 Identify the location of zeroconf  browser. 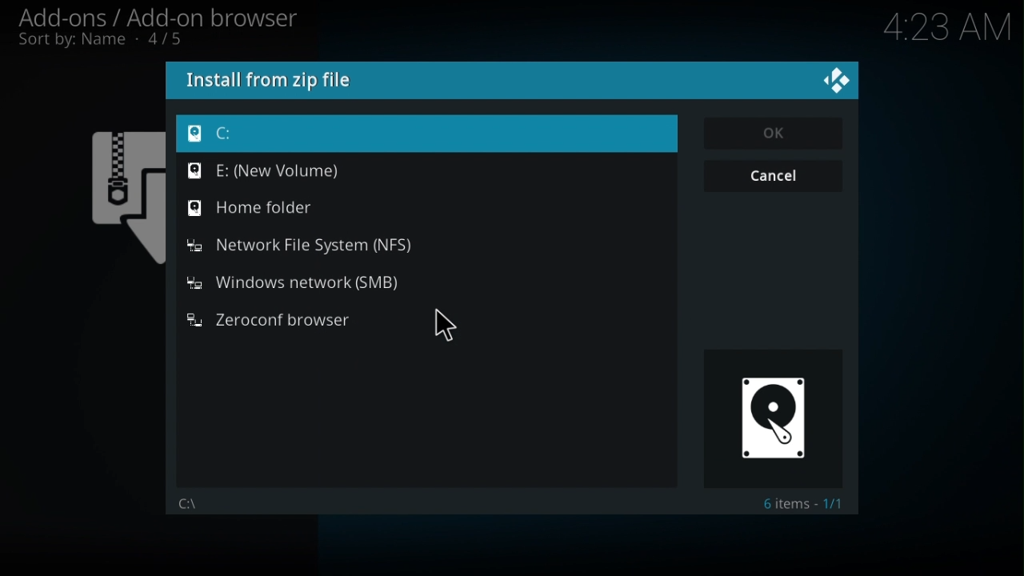
(287, 319).